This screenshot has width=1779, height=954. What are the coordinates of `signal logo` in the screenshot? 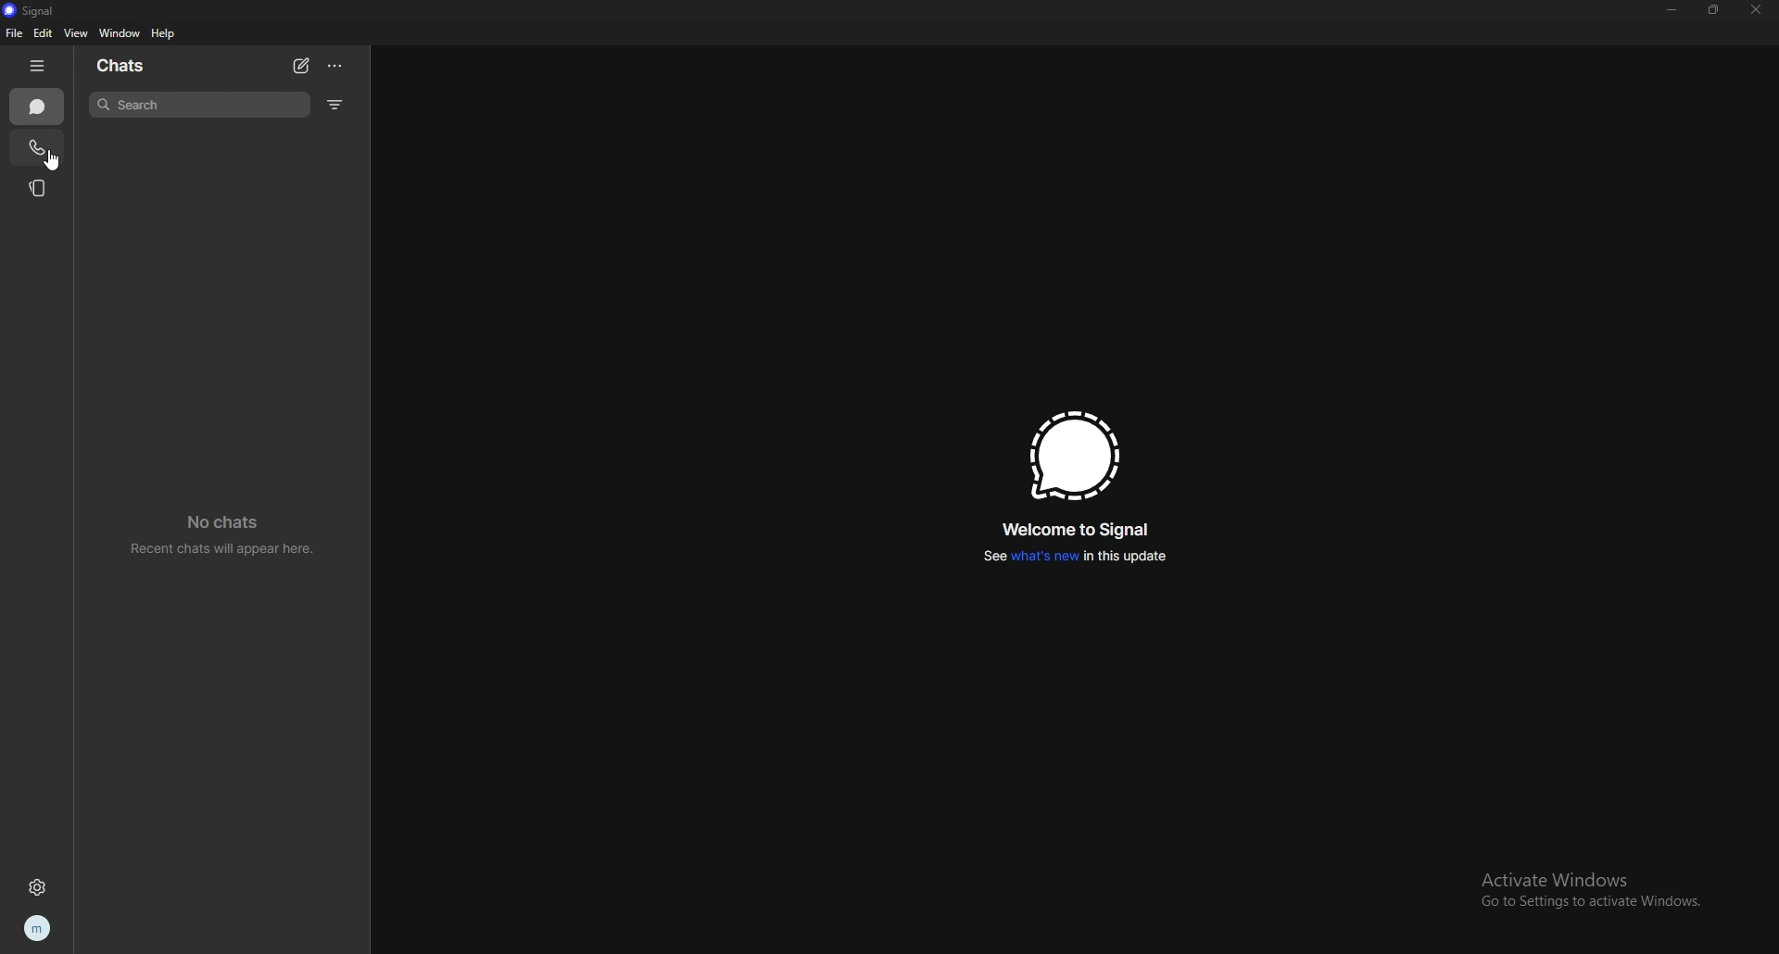 It's located at (1074, 456).